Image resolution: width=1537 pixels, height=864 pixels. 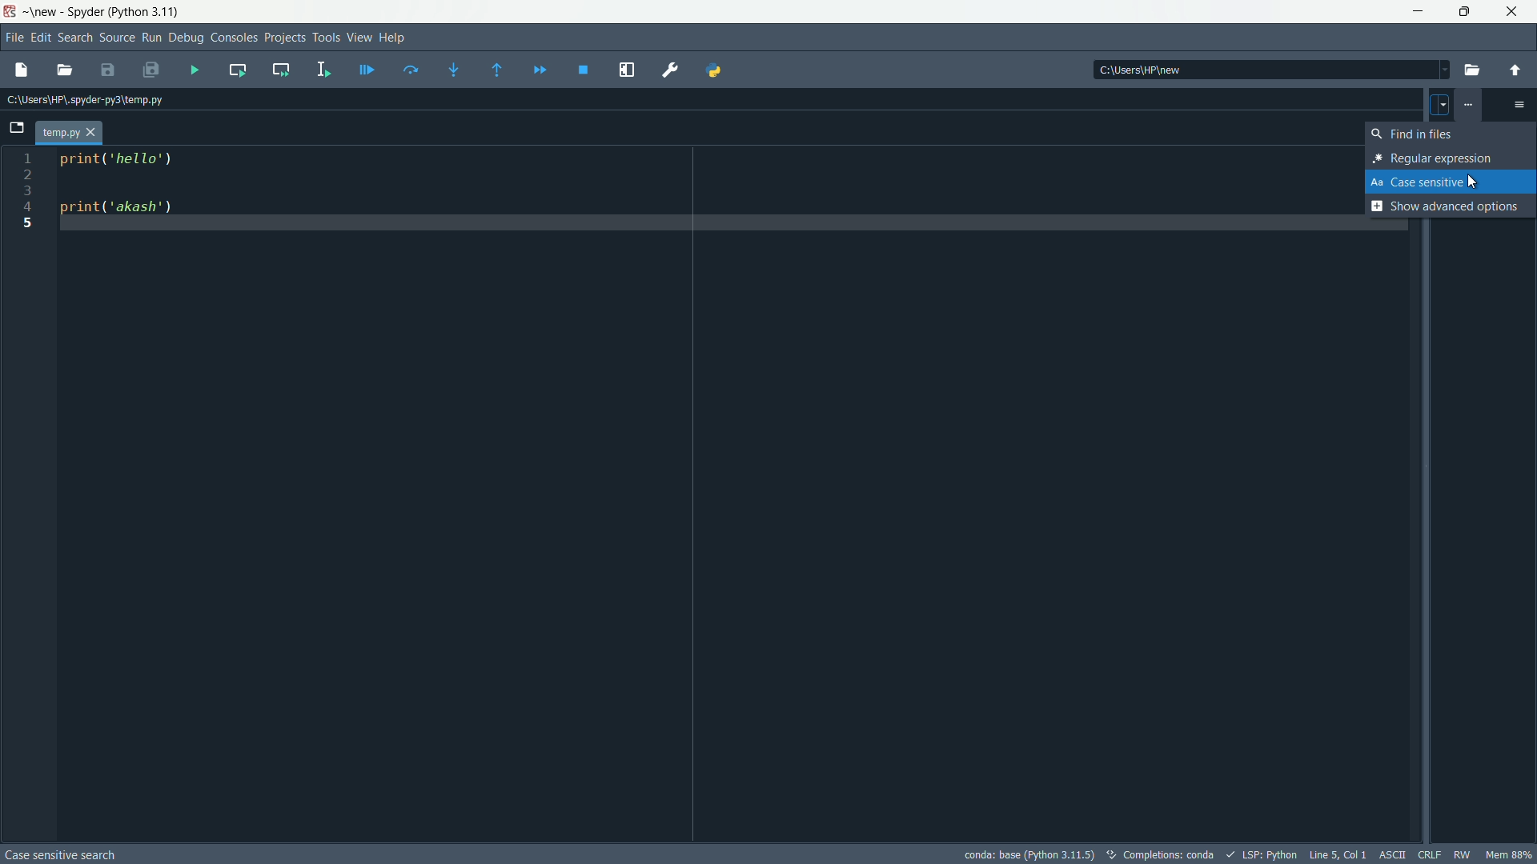 I want to click on Find in file, so click(x=1419, y=135).